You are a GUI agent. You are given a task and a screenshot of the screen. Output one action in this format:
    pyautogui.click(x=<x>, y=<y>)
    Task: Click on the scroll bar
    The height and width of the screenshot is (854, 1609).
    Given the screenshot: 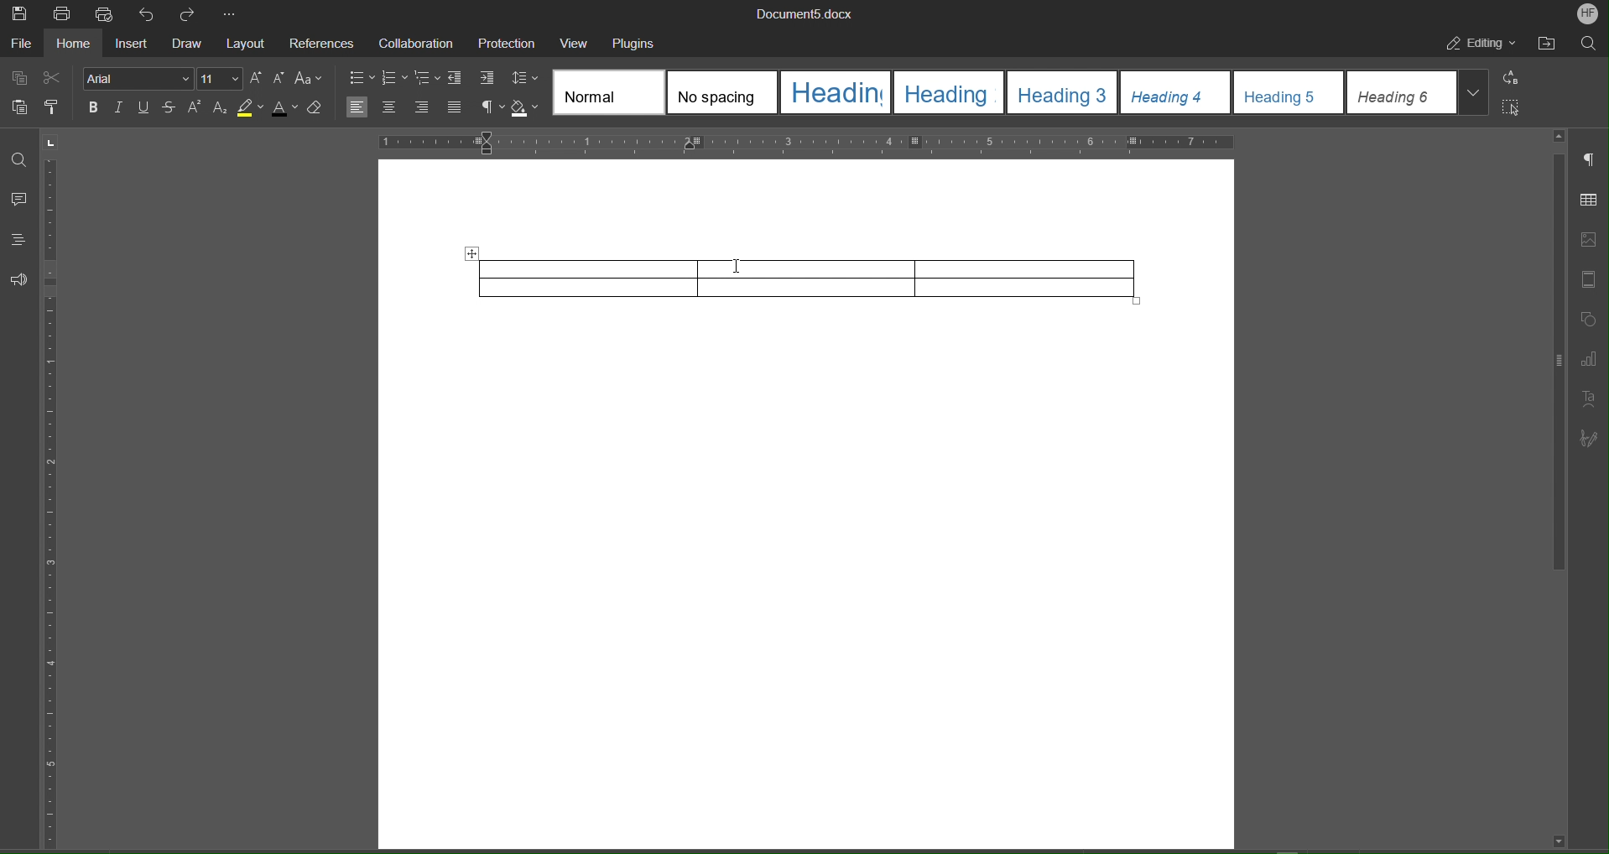 What is the action you would take?
    pyautogui.click(x=1555, y=363)
    